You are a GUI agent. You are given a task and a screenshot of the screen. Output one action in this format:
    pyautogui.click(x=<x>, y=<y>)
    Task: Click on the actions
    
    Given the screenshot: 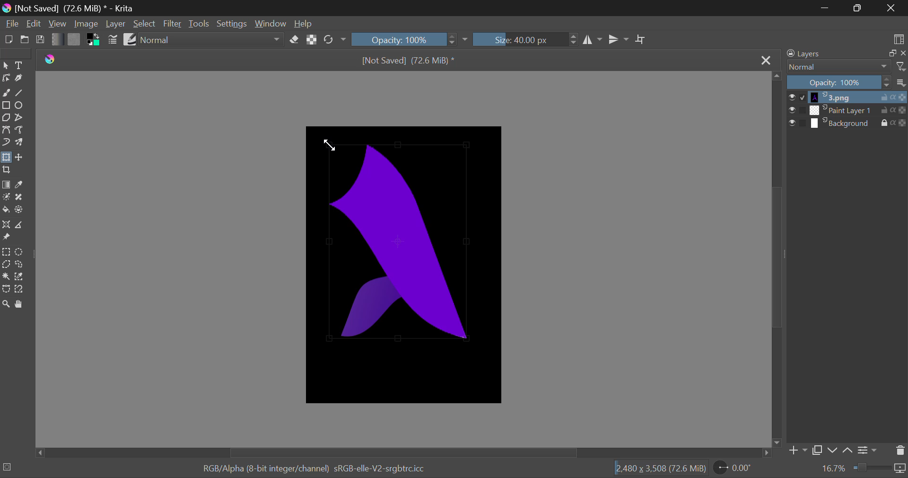 What is the action you would take?
    pyautogui.click(x=894, y=110)
    